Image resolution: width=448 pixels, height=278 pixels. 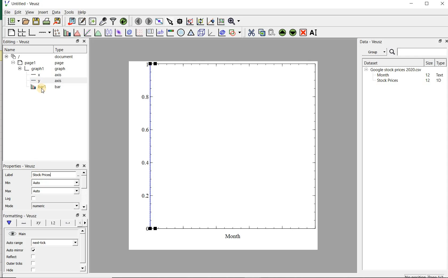 What do you see at coordinates (282, 32) in the screenshot?
I see `move the selected widget up` at bounding box center [282, 32].